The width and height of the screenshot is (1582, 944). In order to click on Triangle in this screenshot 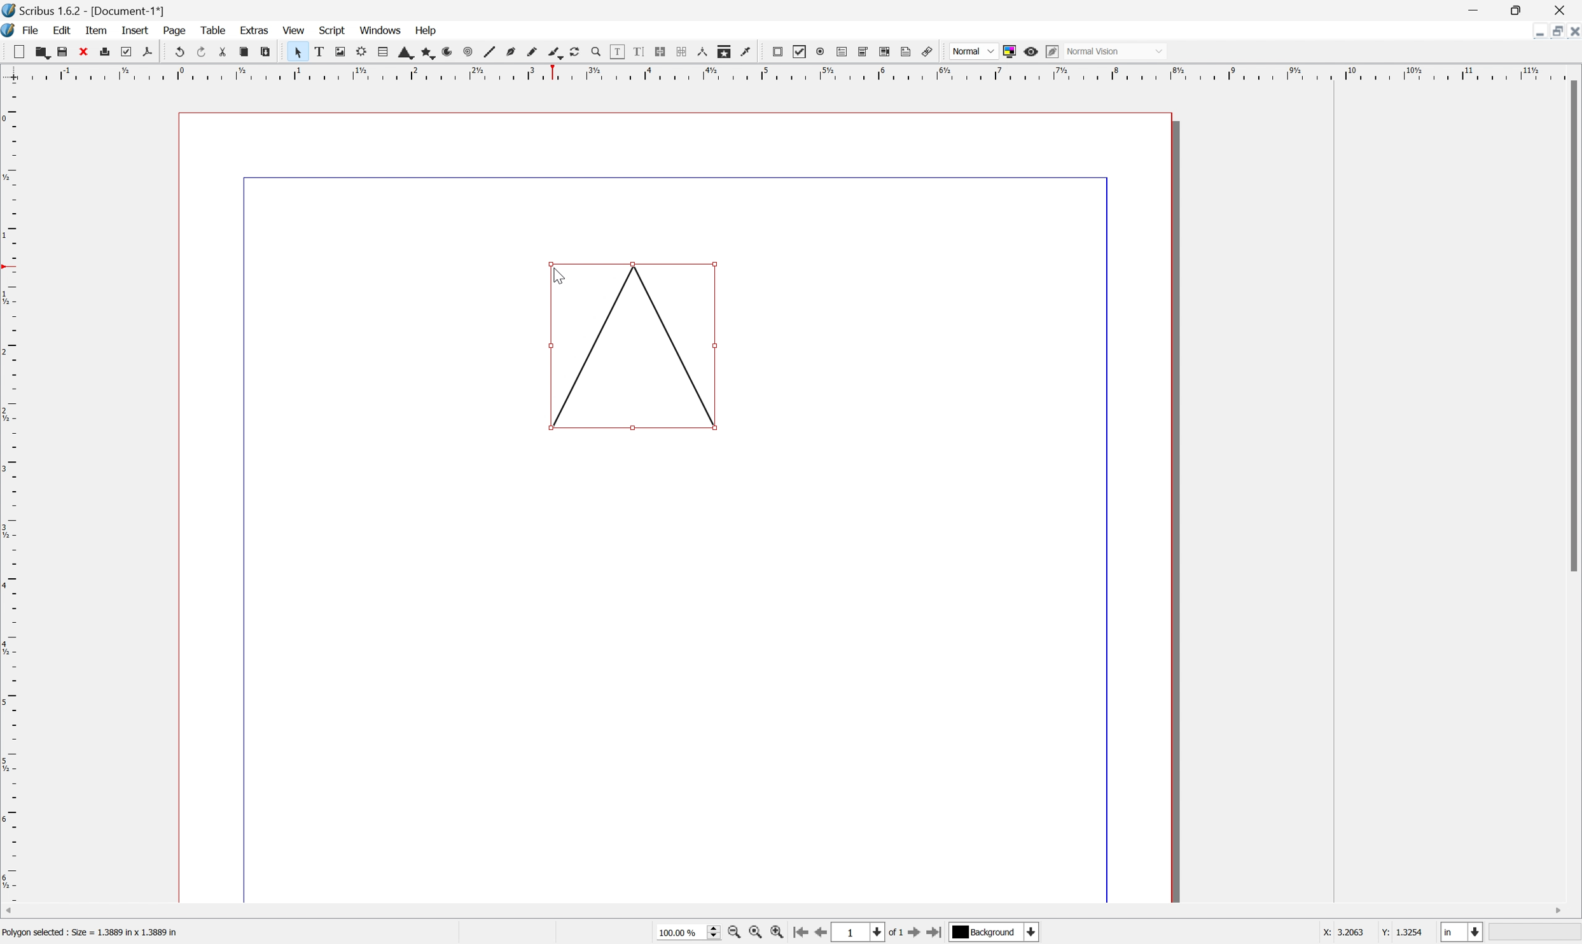, I will do `click(634, 347)`.